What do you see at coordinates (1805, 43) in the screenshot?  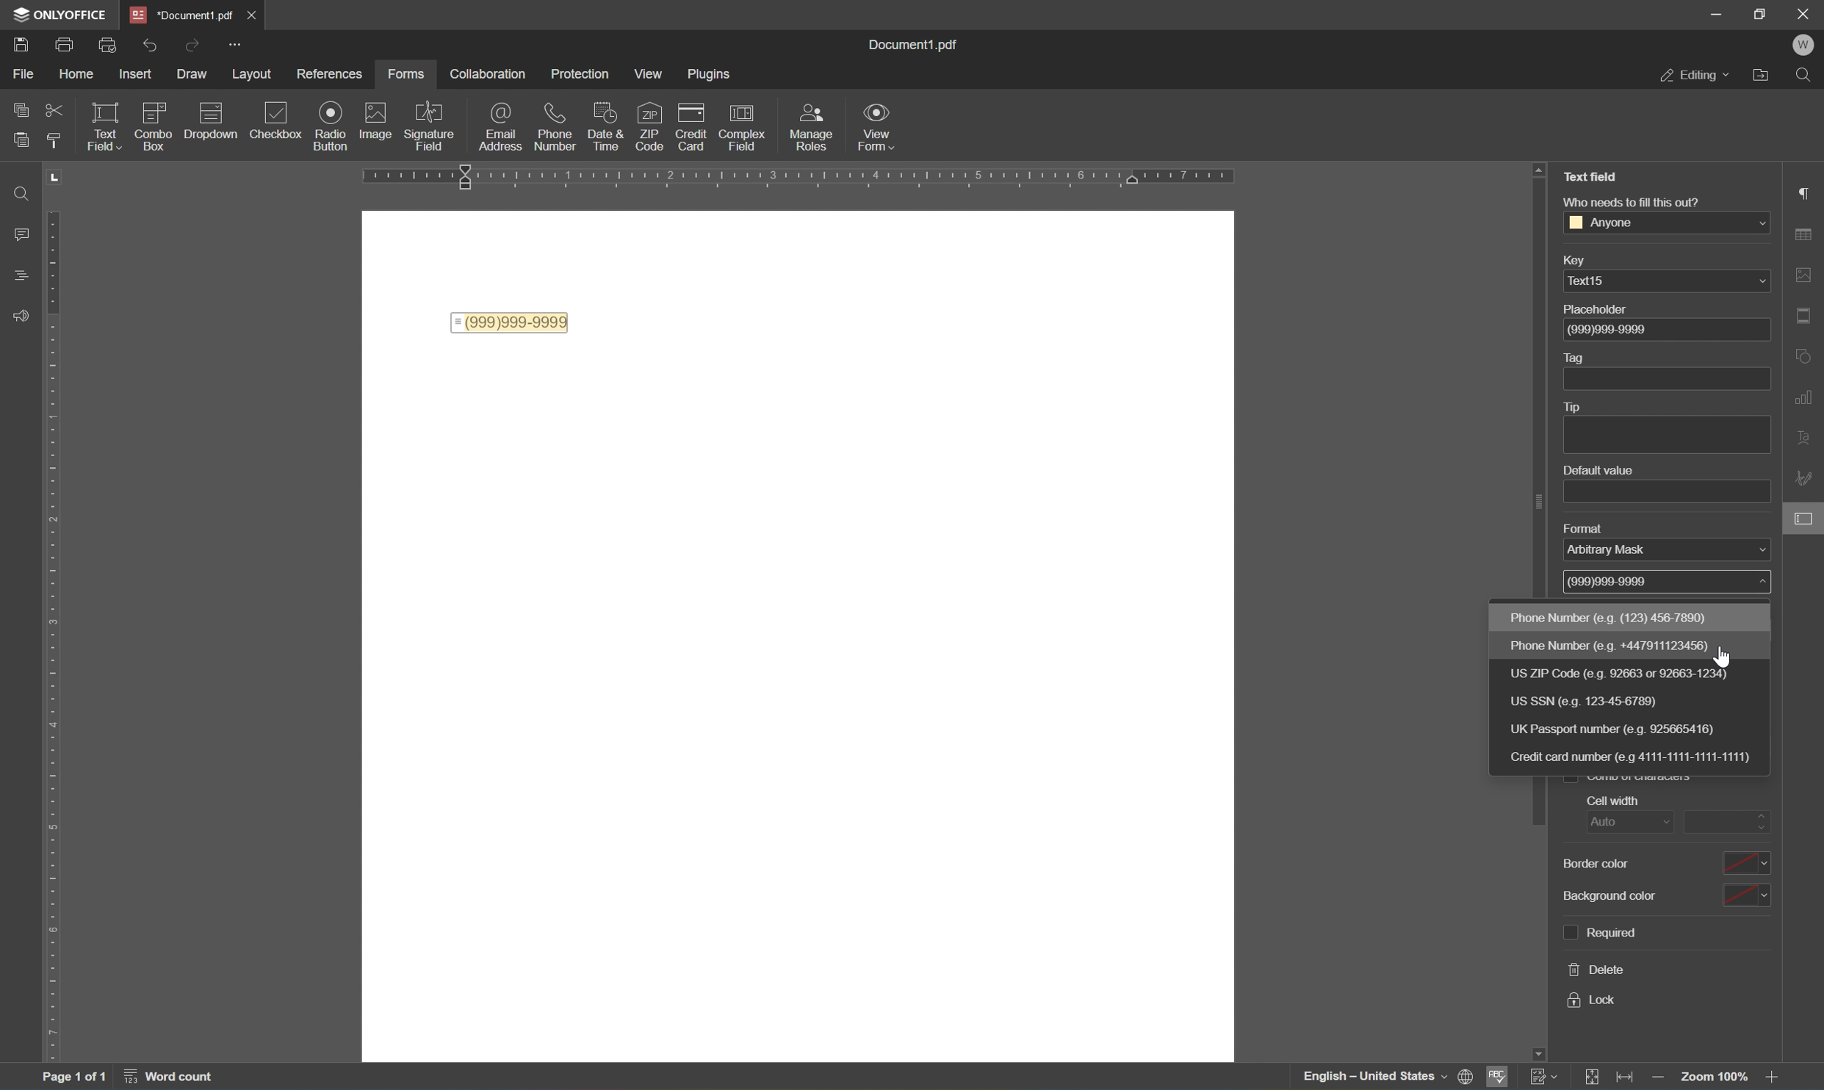 I see `welcome` at bounding box center [1805, 43].